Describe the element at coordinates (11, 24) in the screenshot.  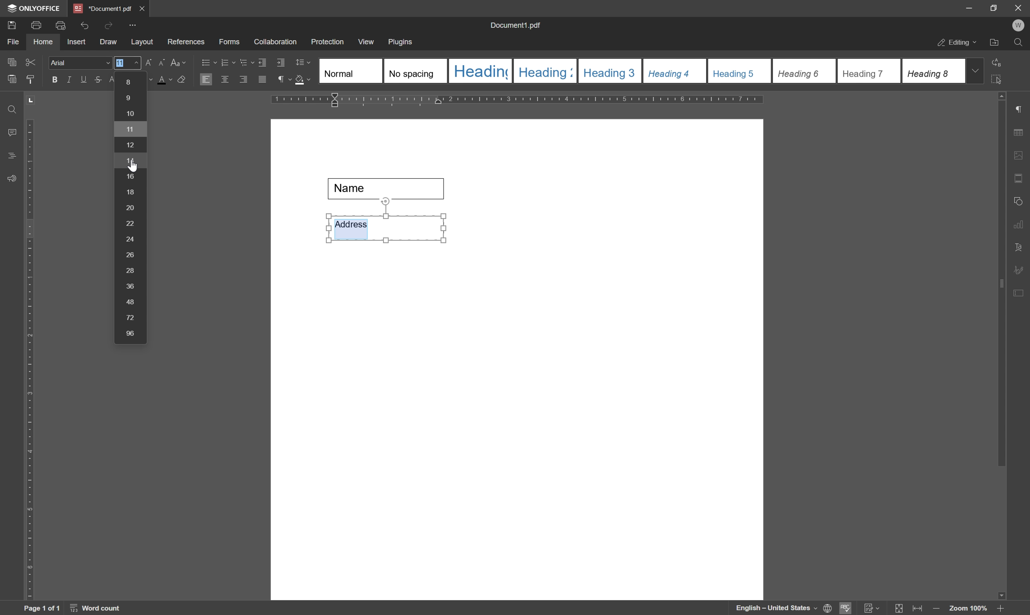
I see `save` at that location.